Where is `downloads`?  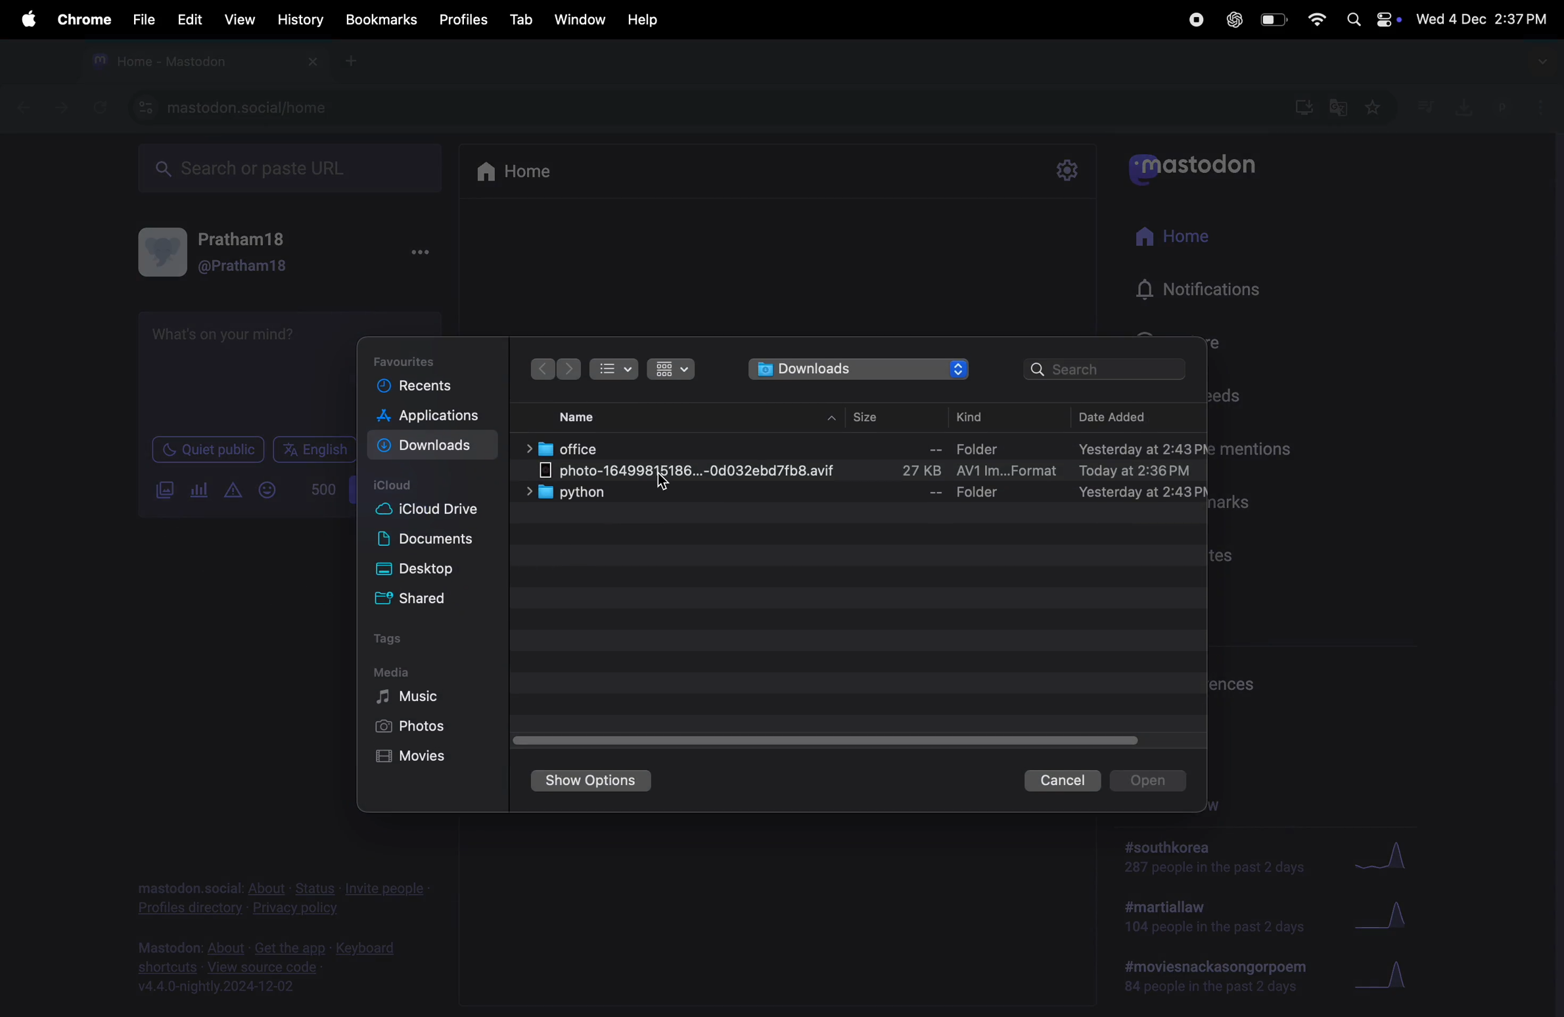 downloads is located at coordinates (430, 447).